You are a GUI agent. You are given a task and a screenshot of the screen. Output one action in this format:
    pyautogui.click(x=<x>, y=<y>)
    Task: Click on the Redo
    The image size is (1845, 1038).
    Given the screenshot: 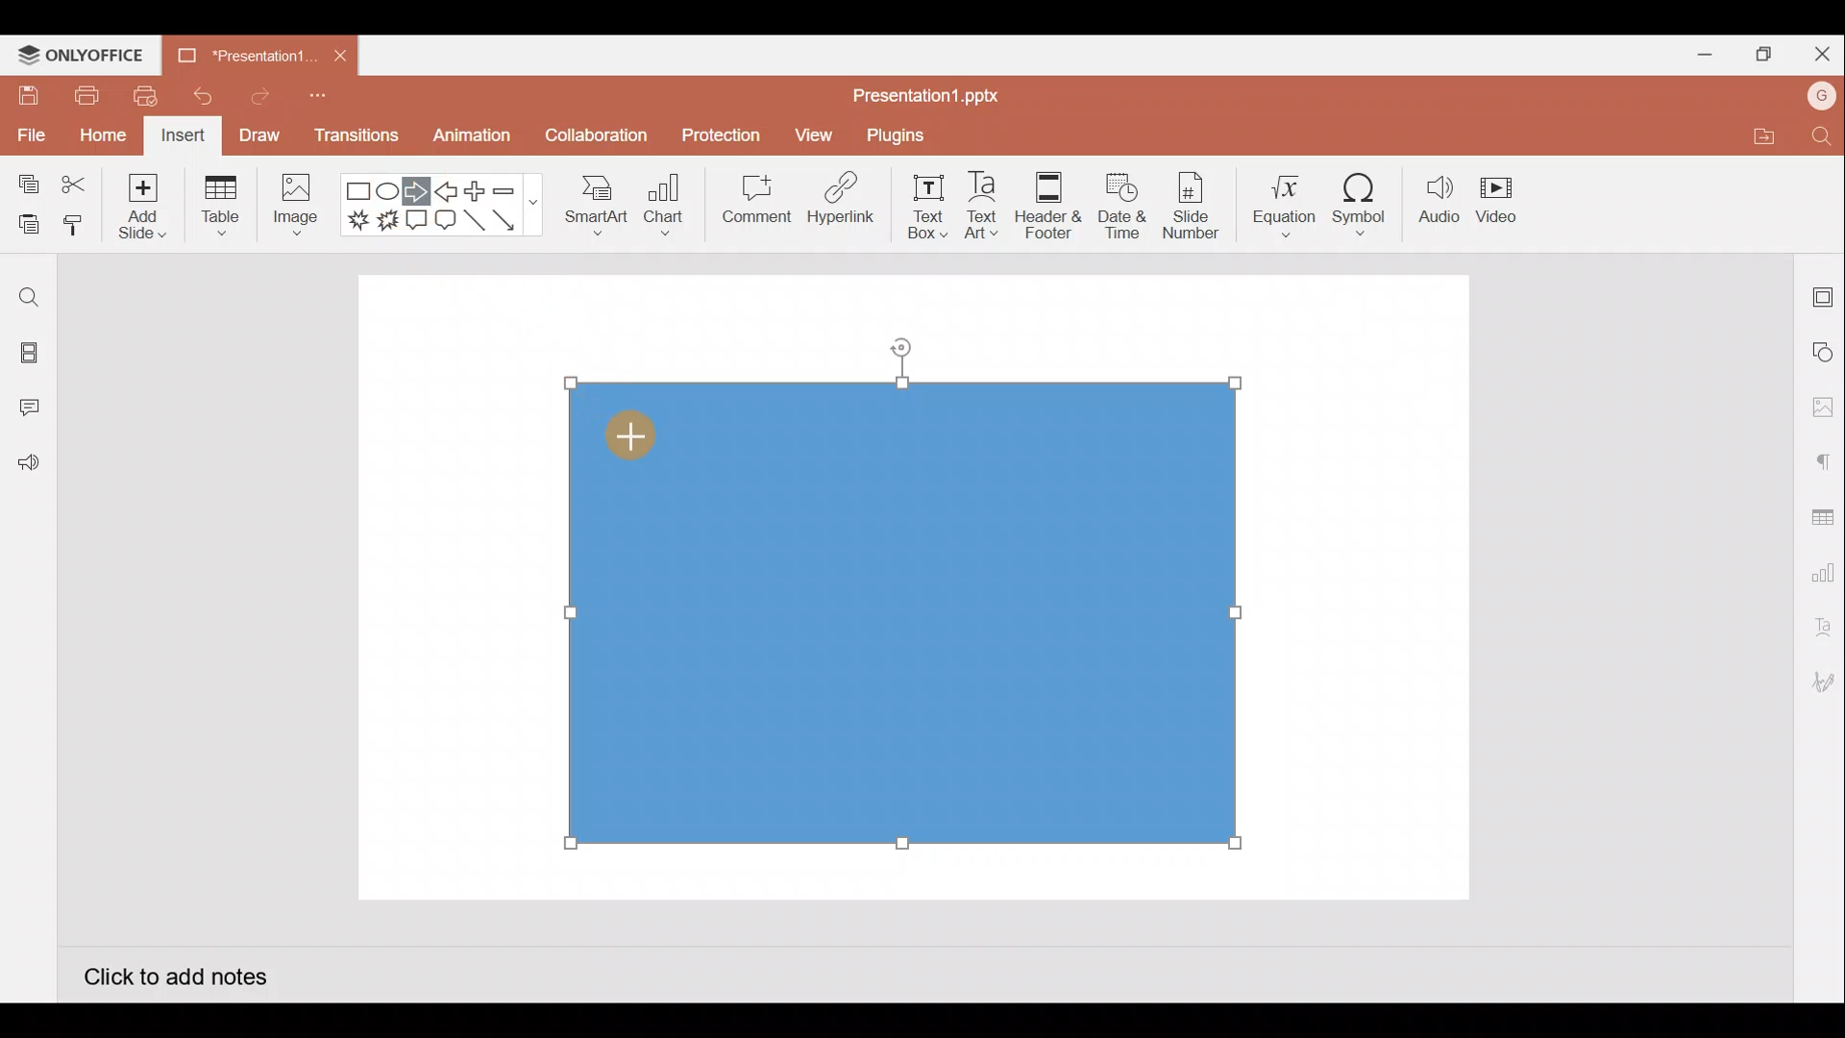 What is the action you would take?
    pyautogui.click(x=253, y=95)
    